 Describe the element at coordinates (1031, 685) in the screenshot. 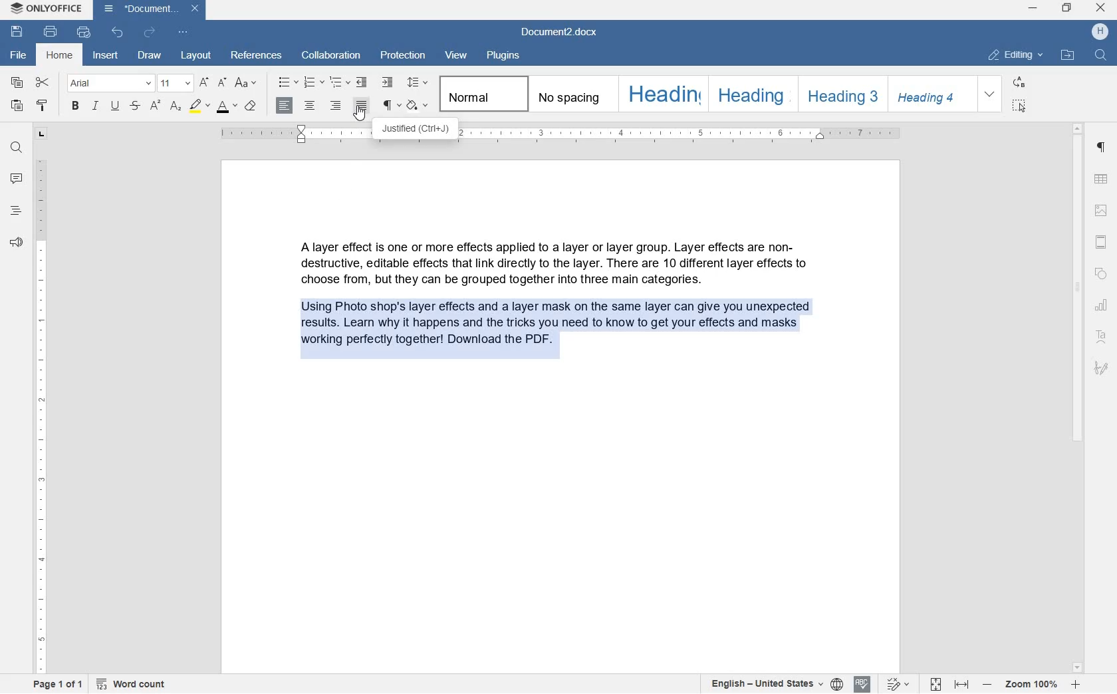

I see `ZOOM IN OR ZOOM OUT` at that location.